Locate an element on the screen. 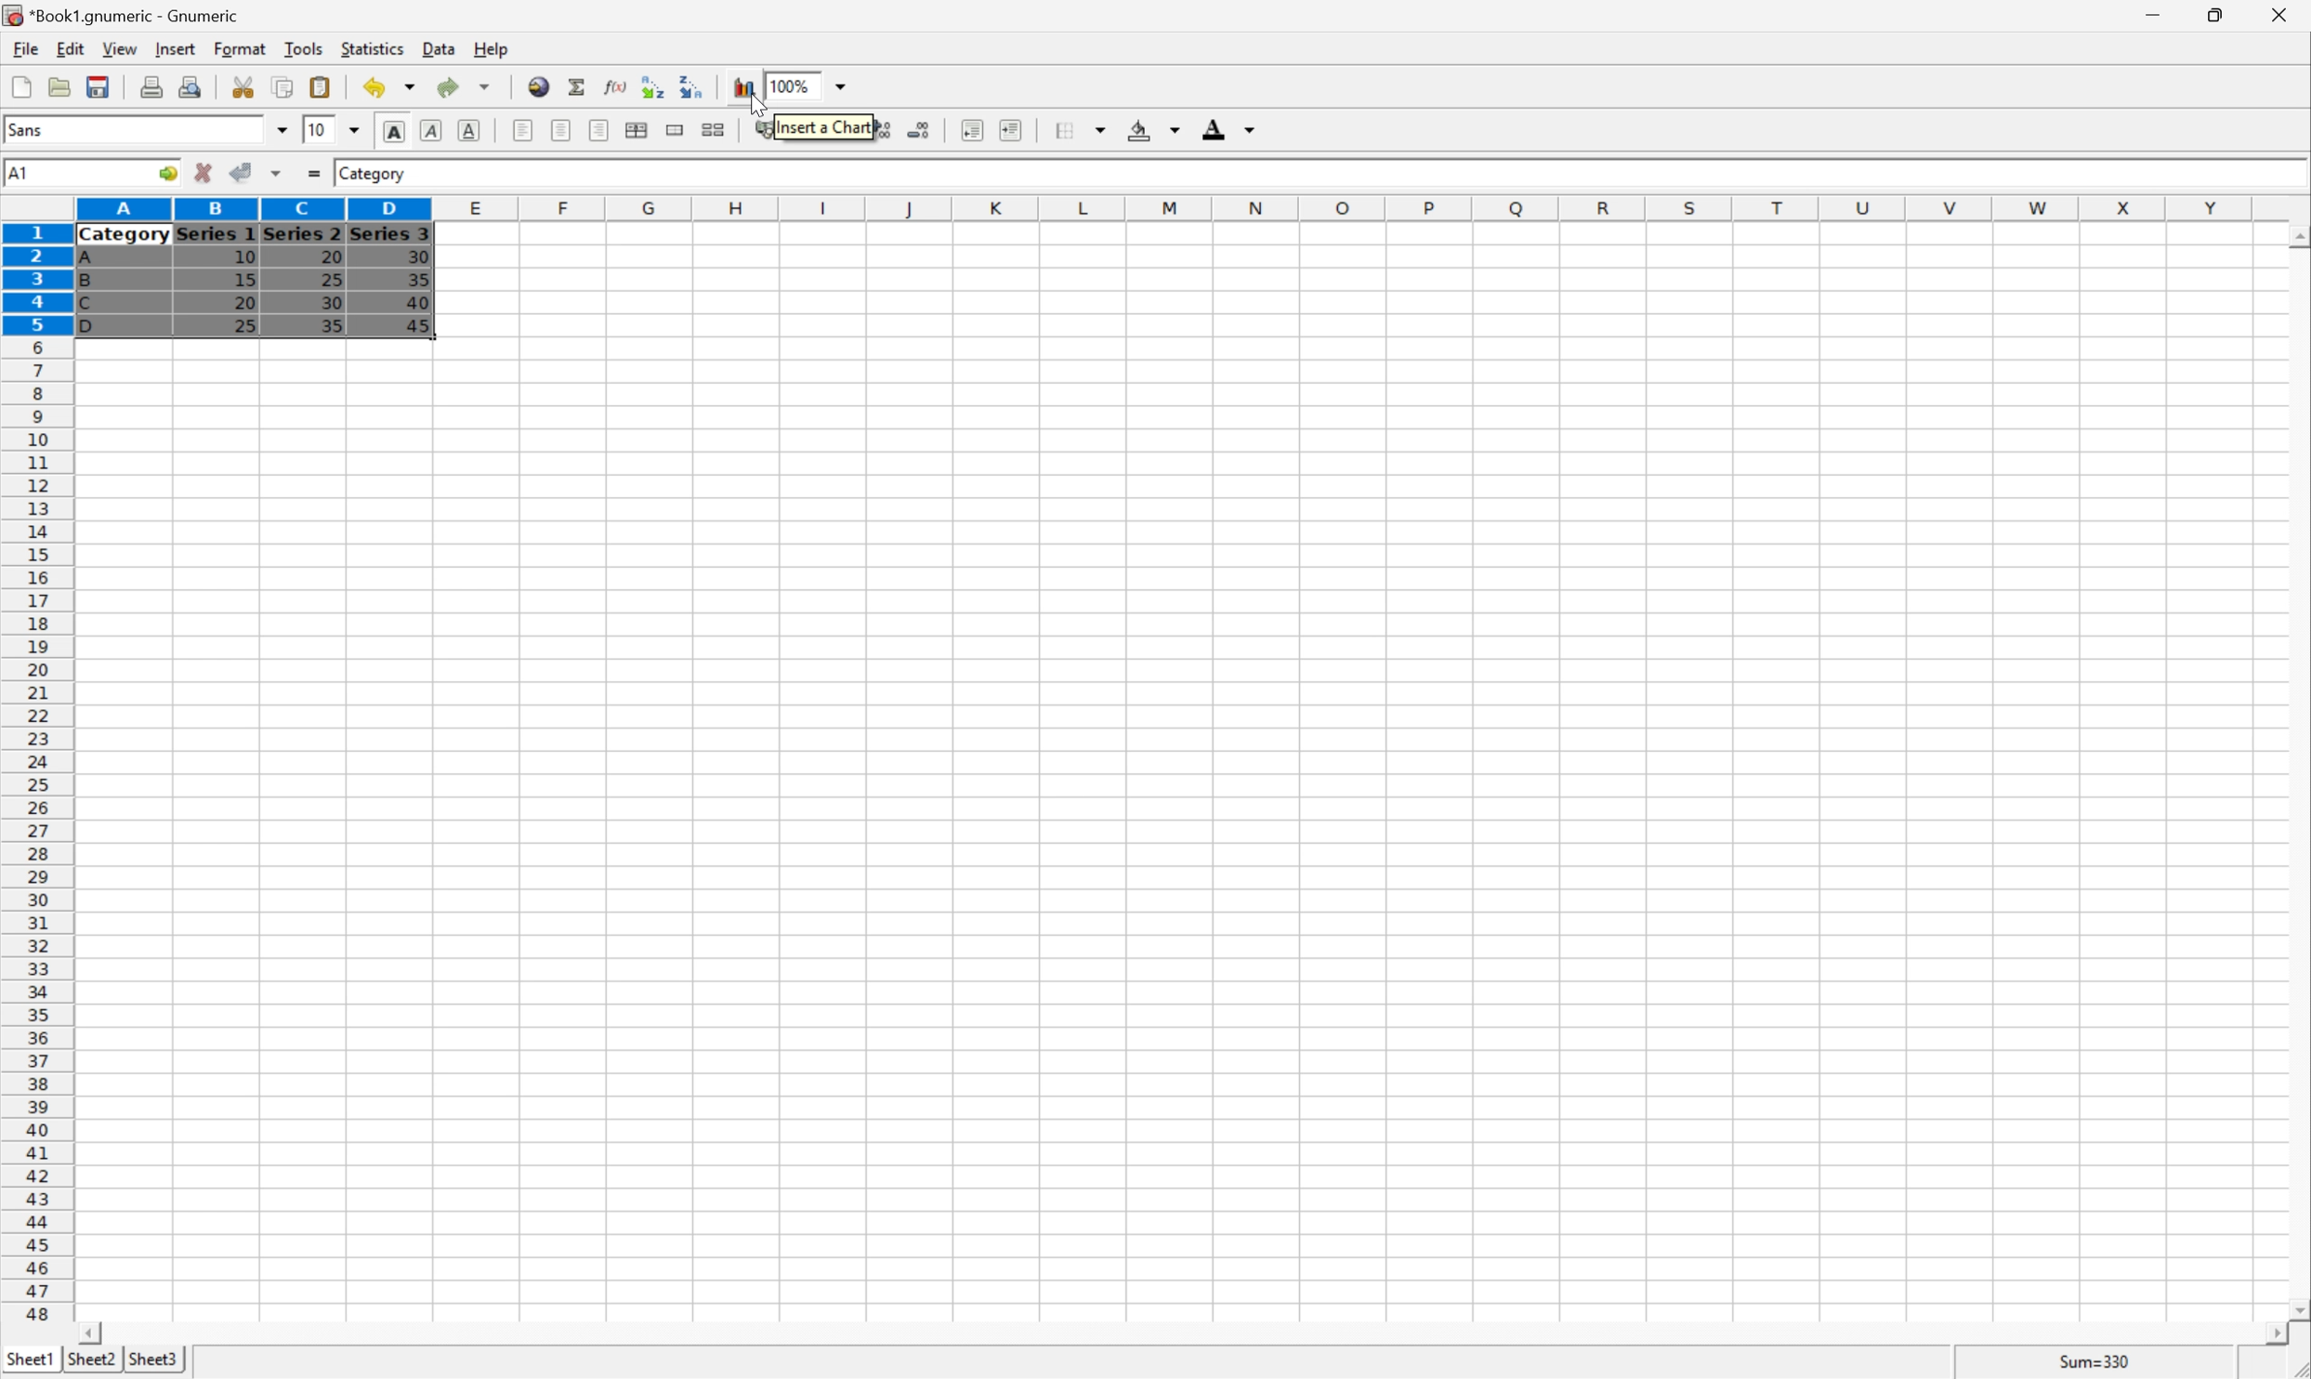 The width and height of the screenshot is (2311, 1379). Sheet3 is located at coordinates (155, 1359).